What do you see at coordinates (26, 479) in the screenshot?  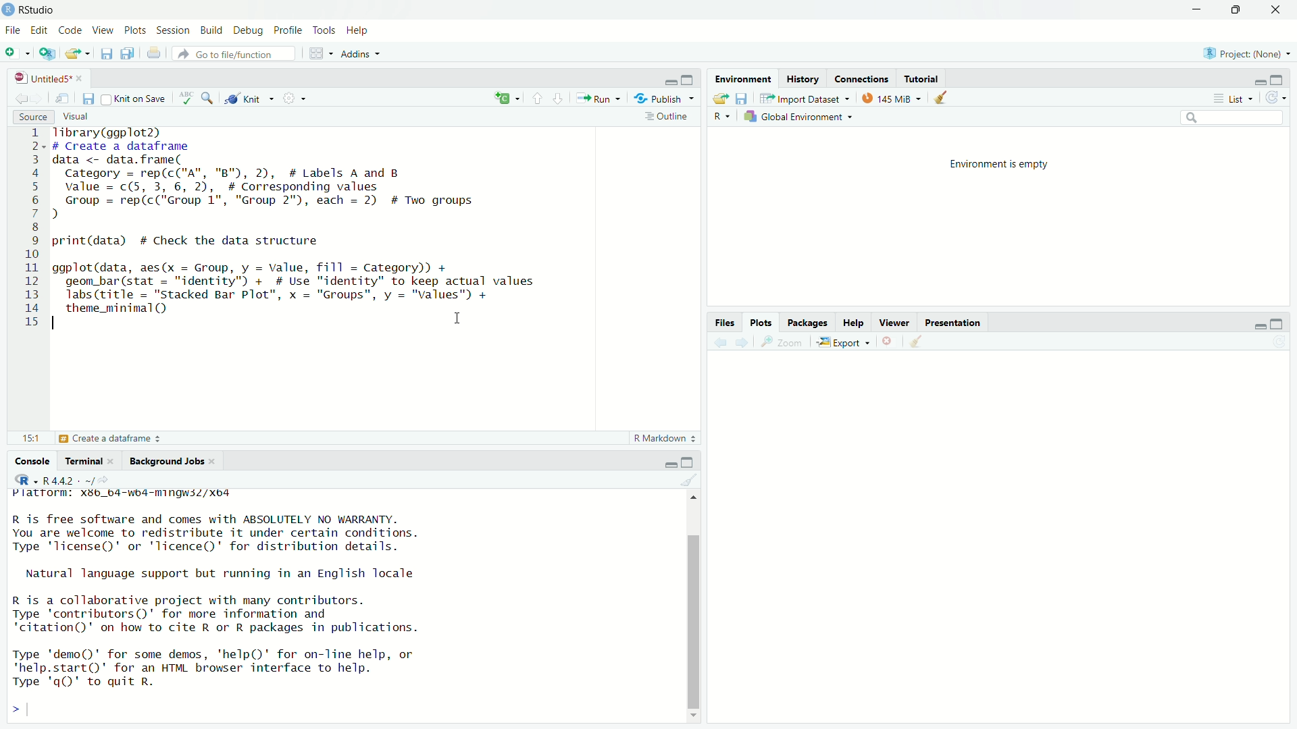 I see `R` at bounding box center [26, 479].